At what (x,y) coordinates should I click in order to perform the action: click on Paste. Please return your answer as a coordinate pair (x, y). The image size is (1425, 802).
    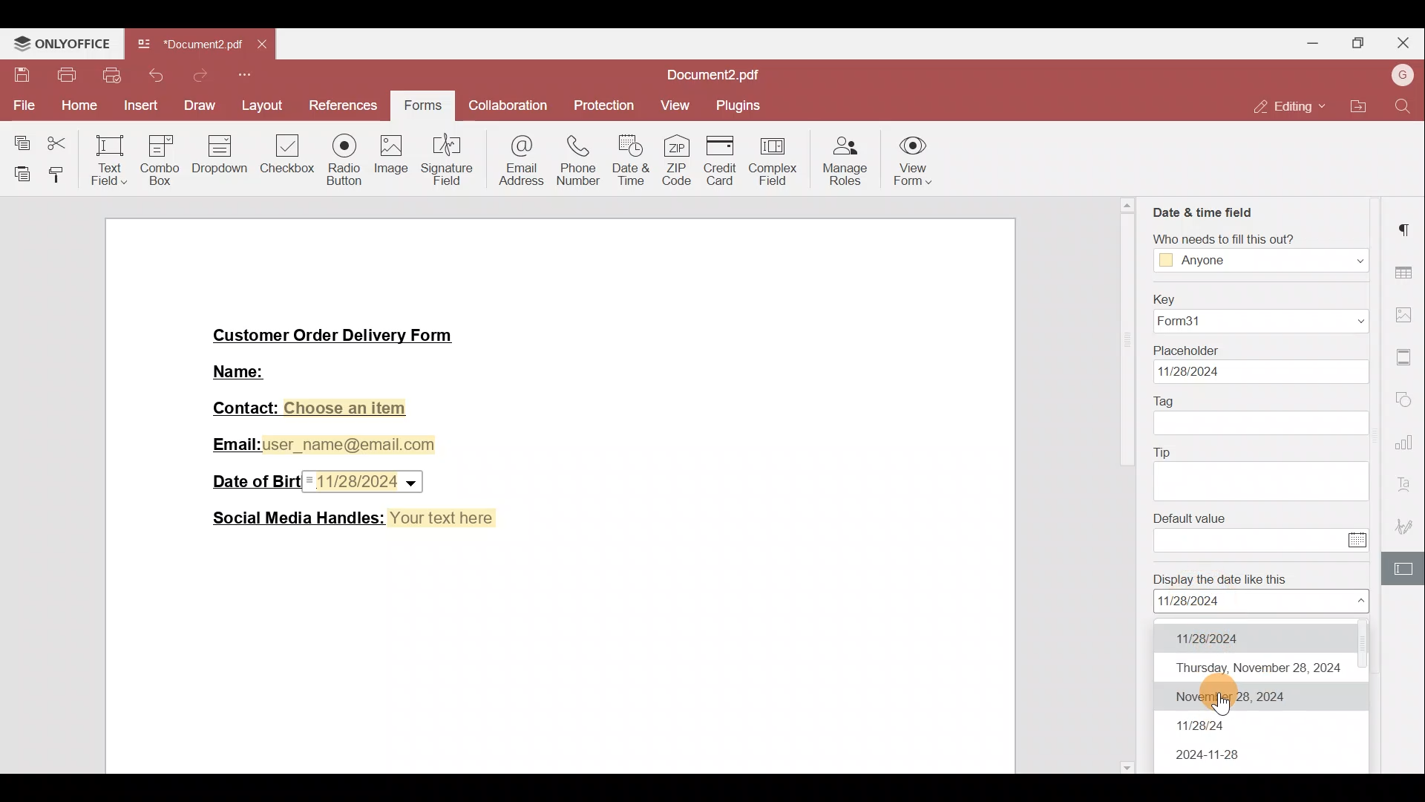
    Looking at the image, I should click on (18, 170).